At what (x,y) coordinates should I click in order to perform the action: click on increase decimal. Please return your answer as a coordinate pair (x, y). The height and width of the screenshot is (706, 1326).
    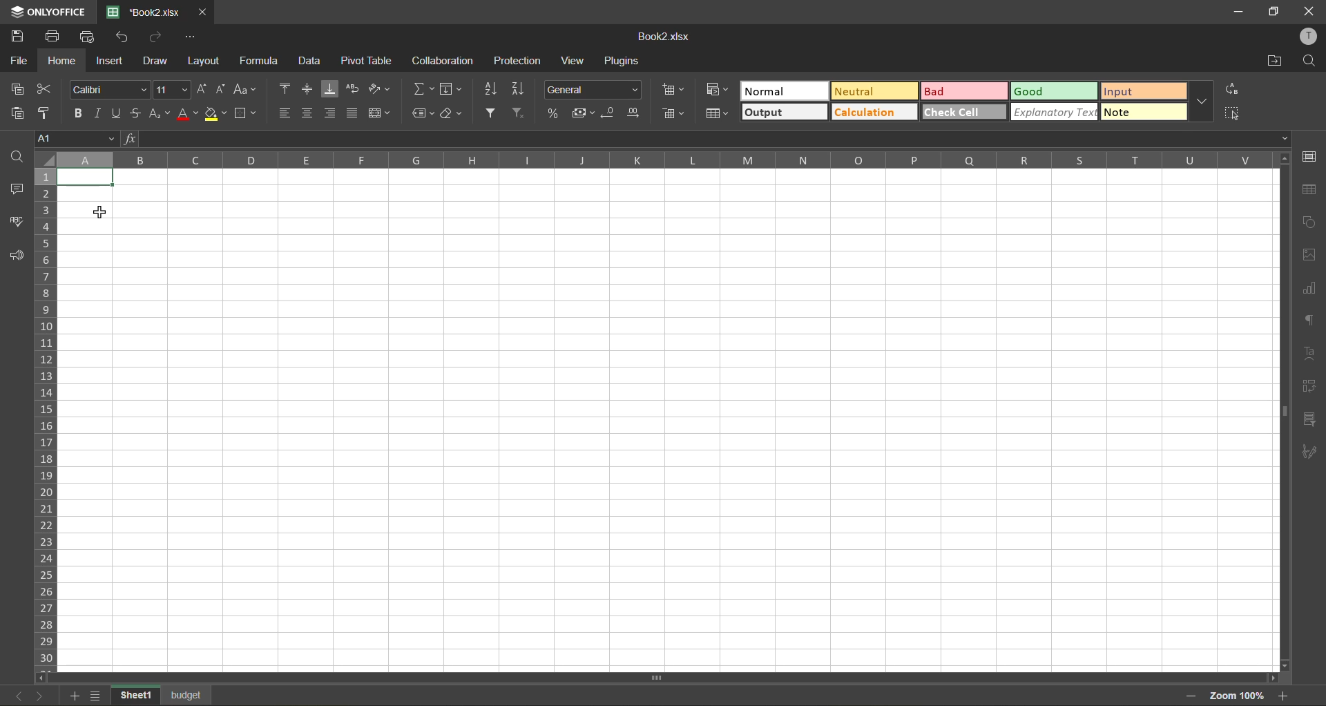
    Looking at the image, I should click on (637, 114).